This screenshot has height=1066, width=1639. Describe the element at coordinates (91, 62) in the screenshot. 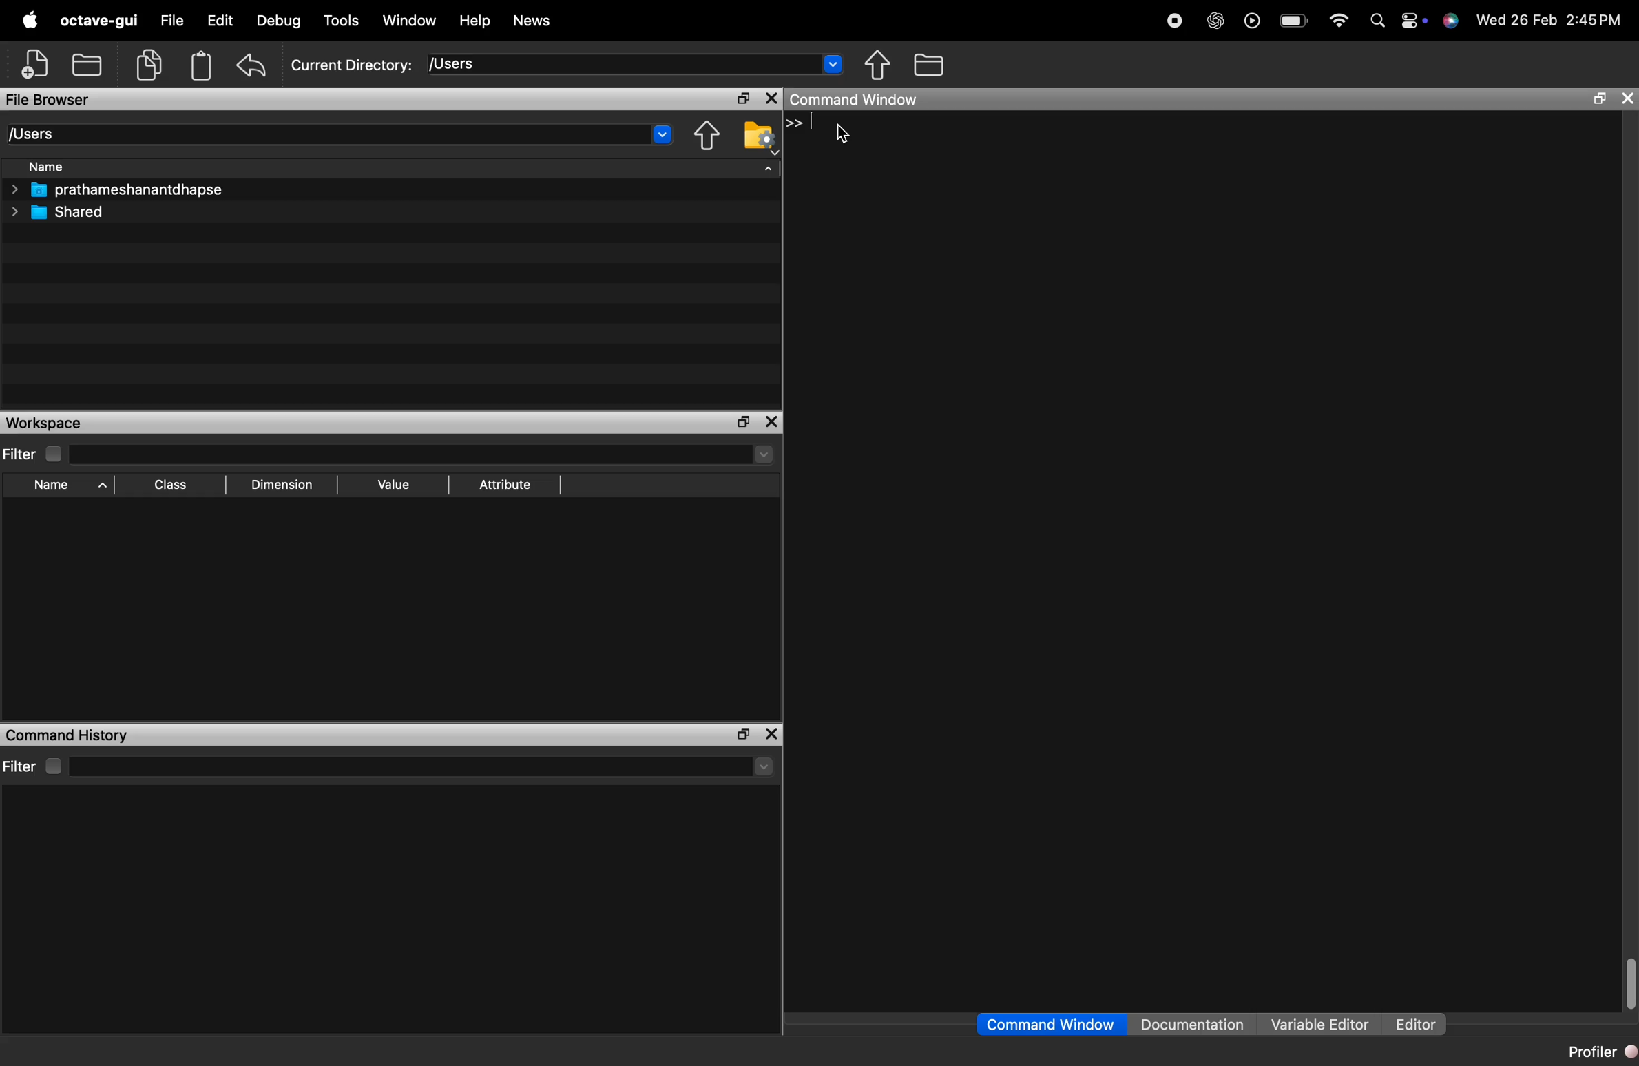

I see `save` at that location.